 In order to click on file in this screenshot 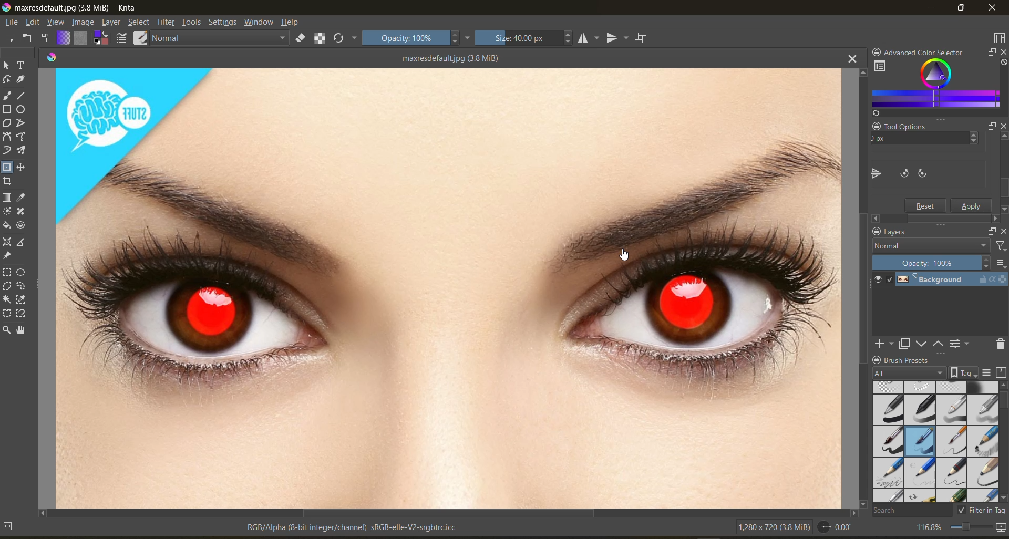, I will do `click(13, 22)`.